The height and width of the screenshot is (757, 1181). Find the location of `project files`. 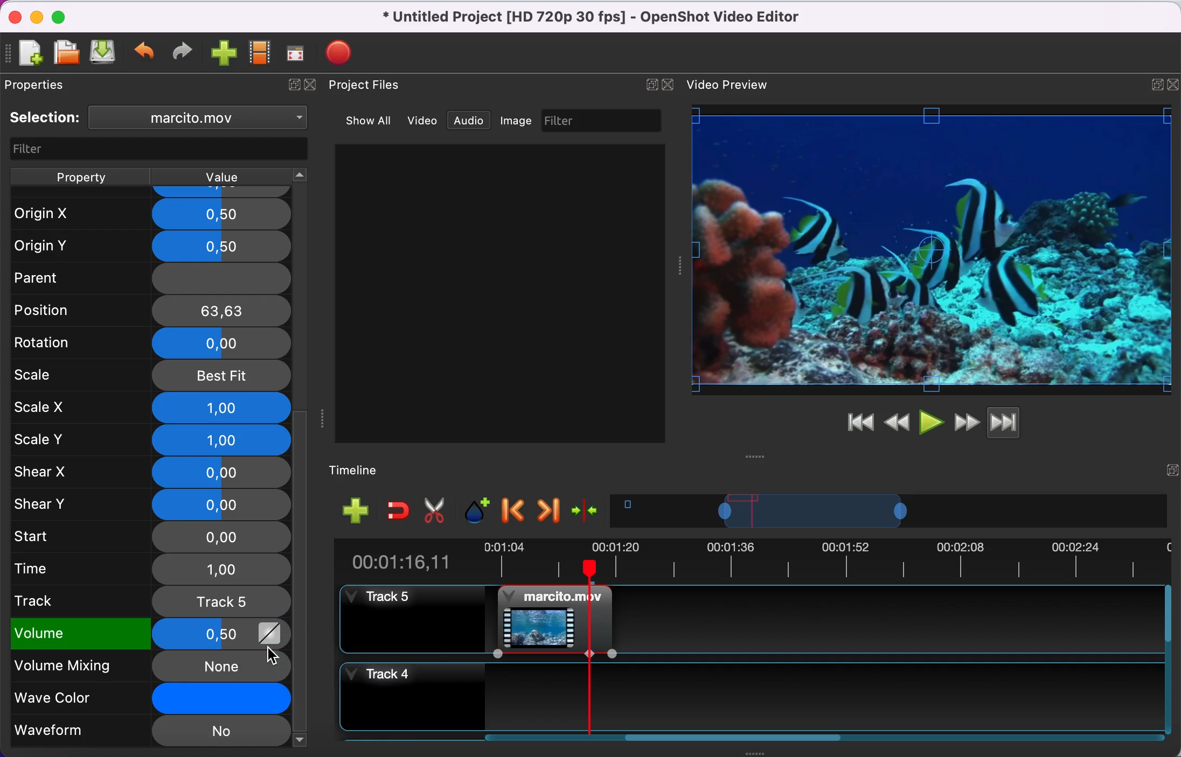

project files is located at coordinates (374, 86).